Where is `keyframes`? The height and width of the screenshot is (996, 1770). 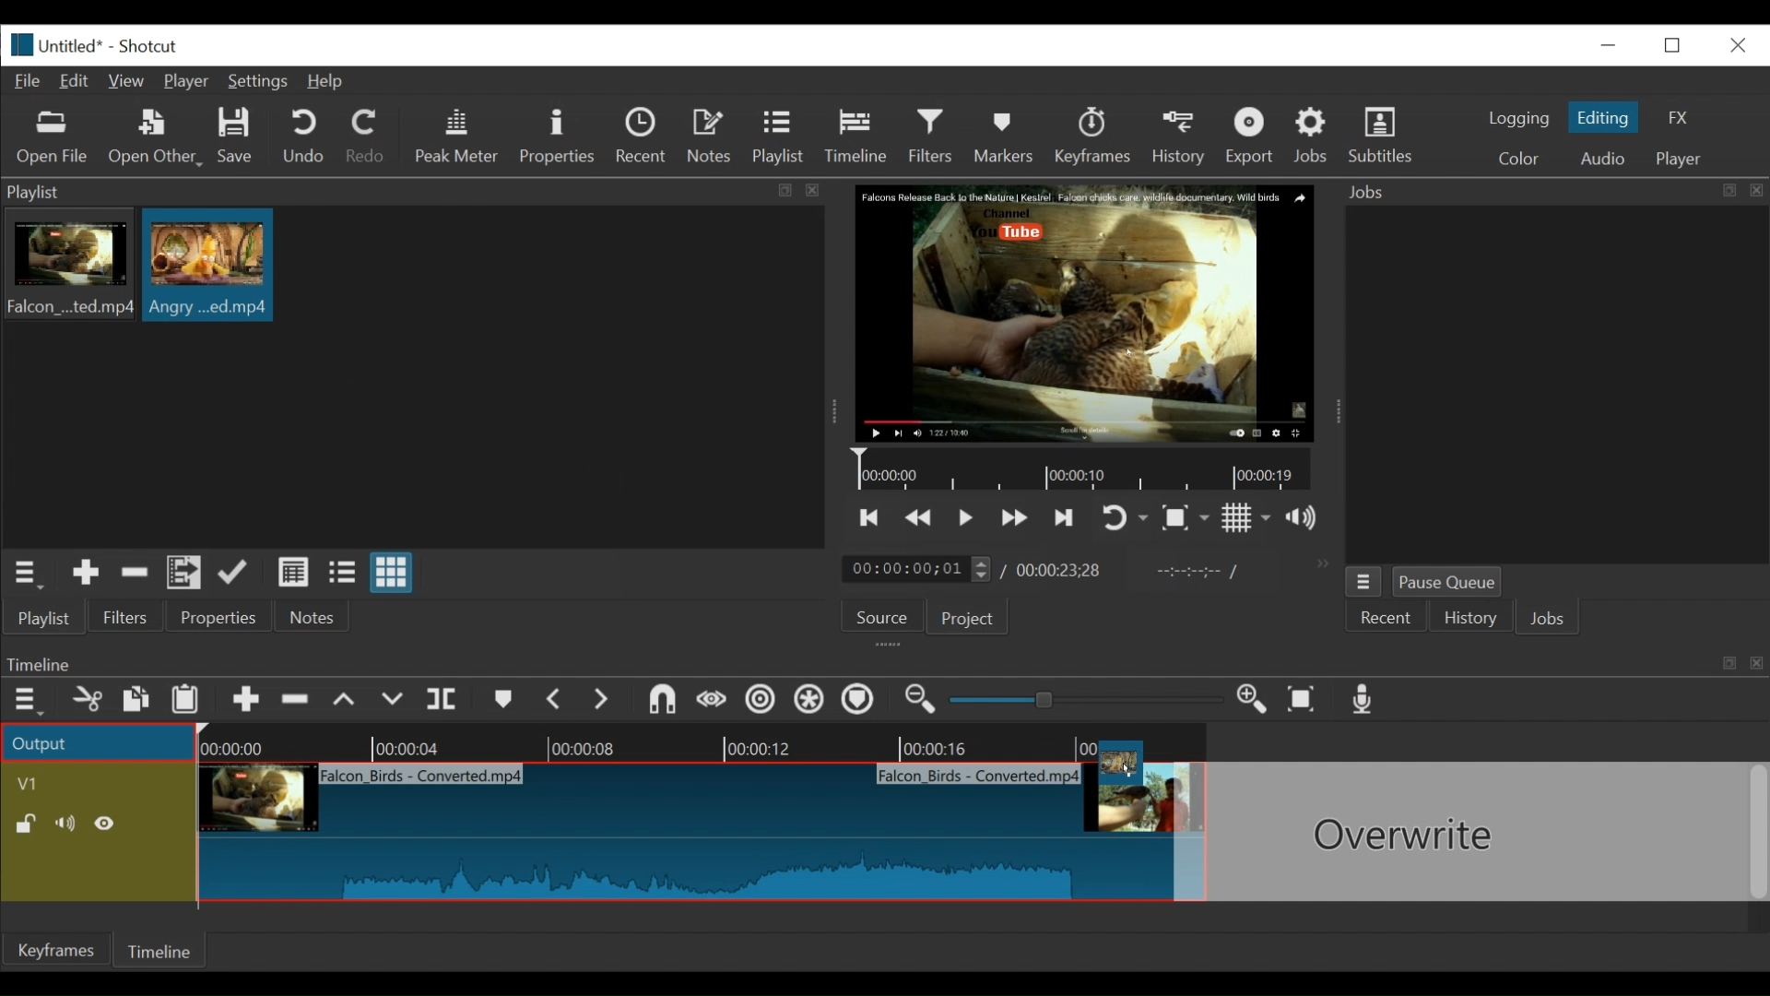
keyframes is located at coordinates (1094, 138).